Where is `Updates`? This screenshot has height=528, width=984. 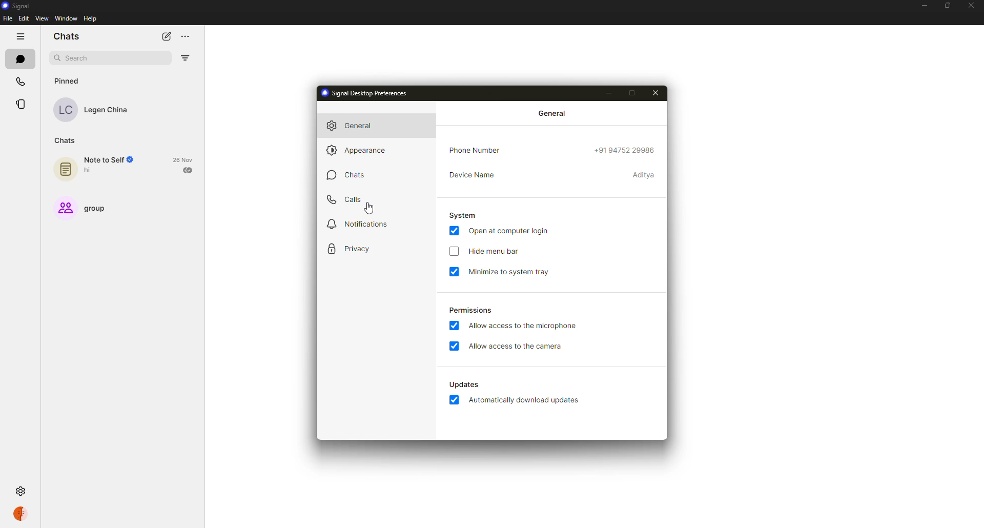 Updates is located at coordinates (466, 384).